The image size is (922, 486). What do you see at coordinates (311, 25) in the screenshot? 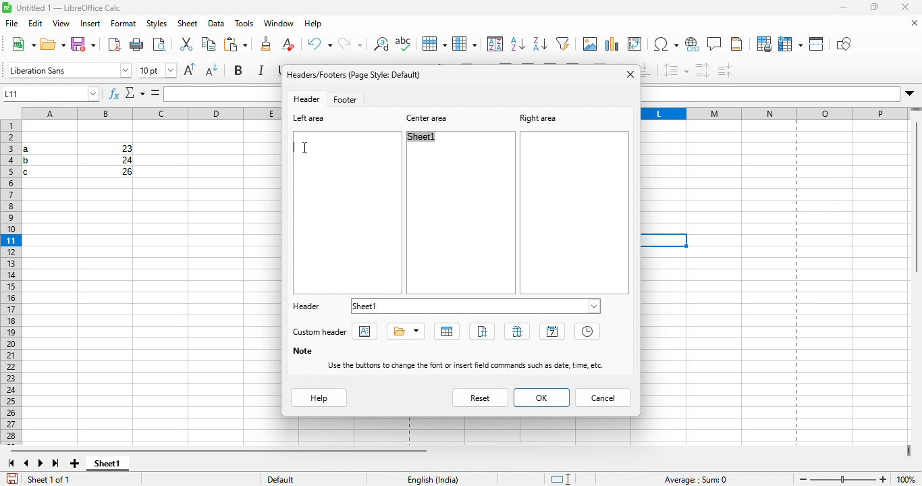
I see `help` at bounding box center [311, 25].